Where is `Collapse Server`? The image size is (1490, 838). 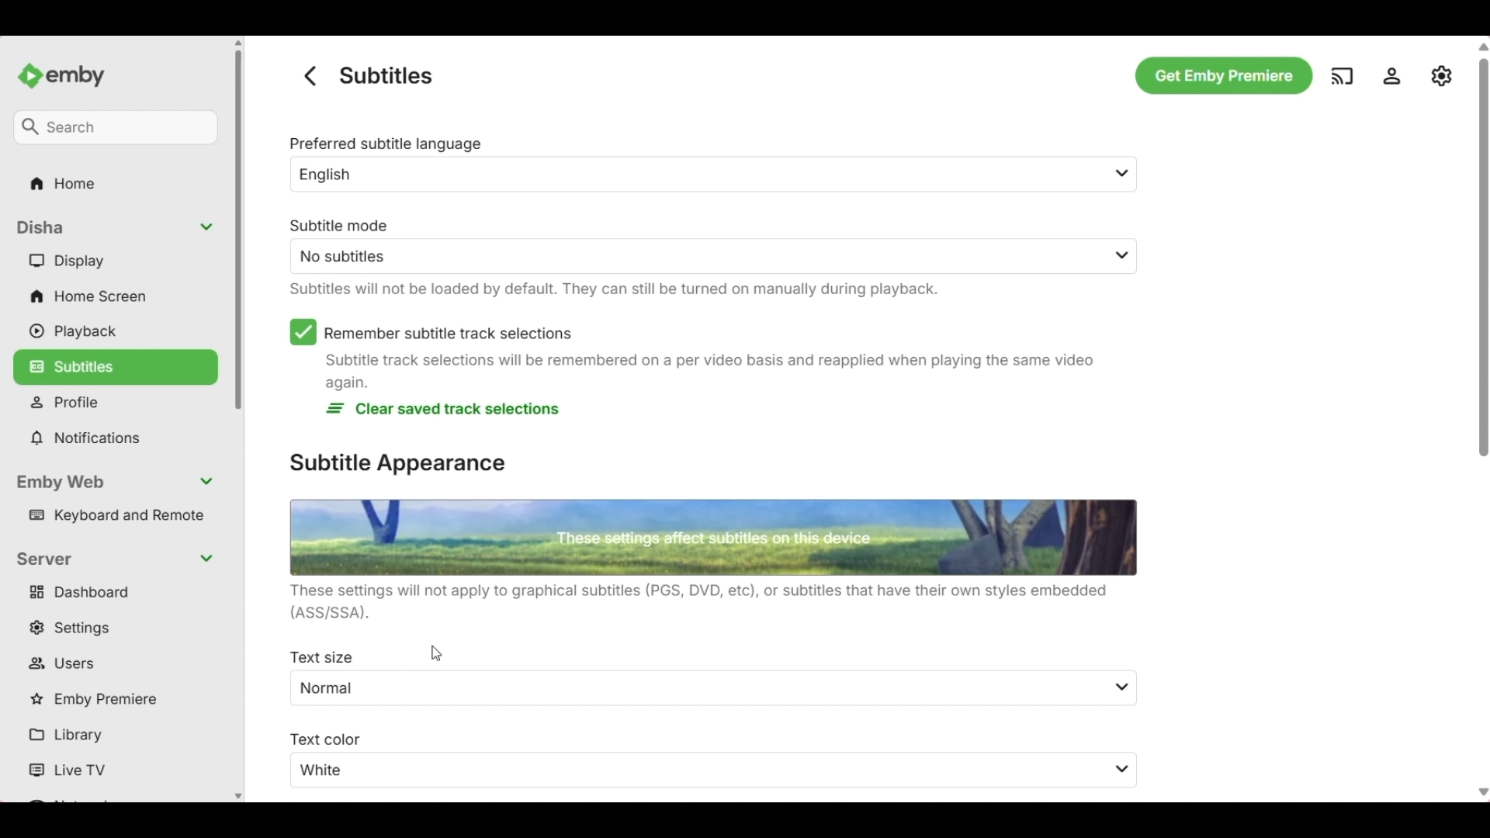
Collapse Server is located at coordinates (116, 559).